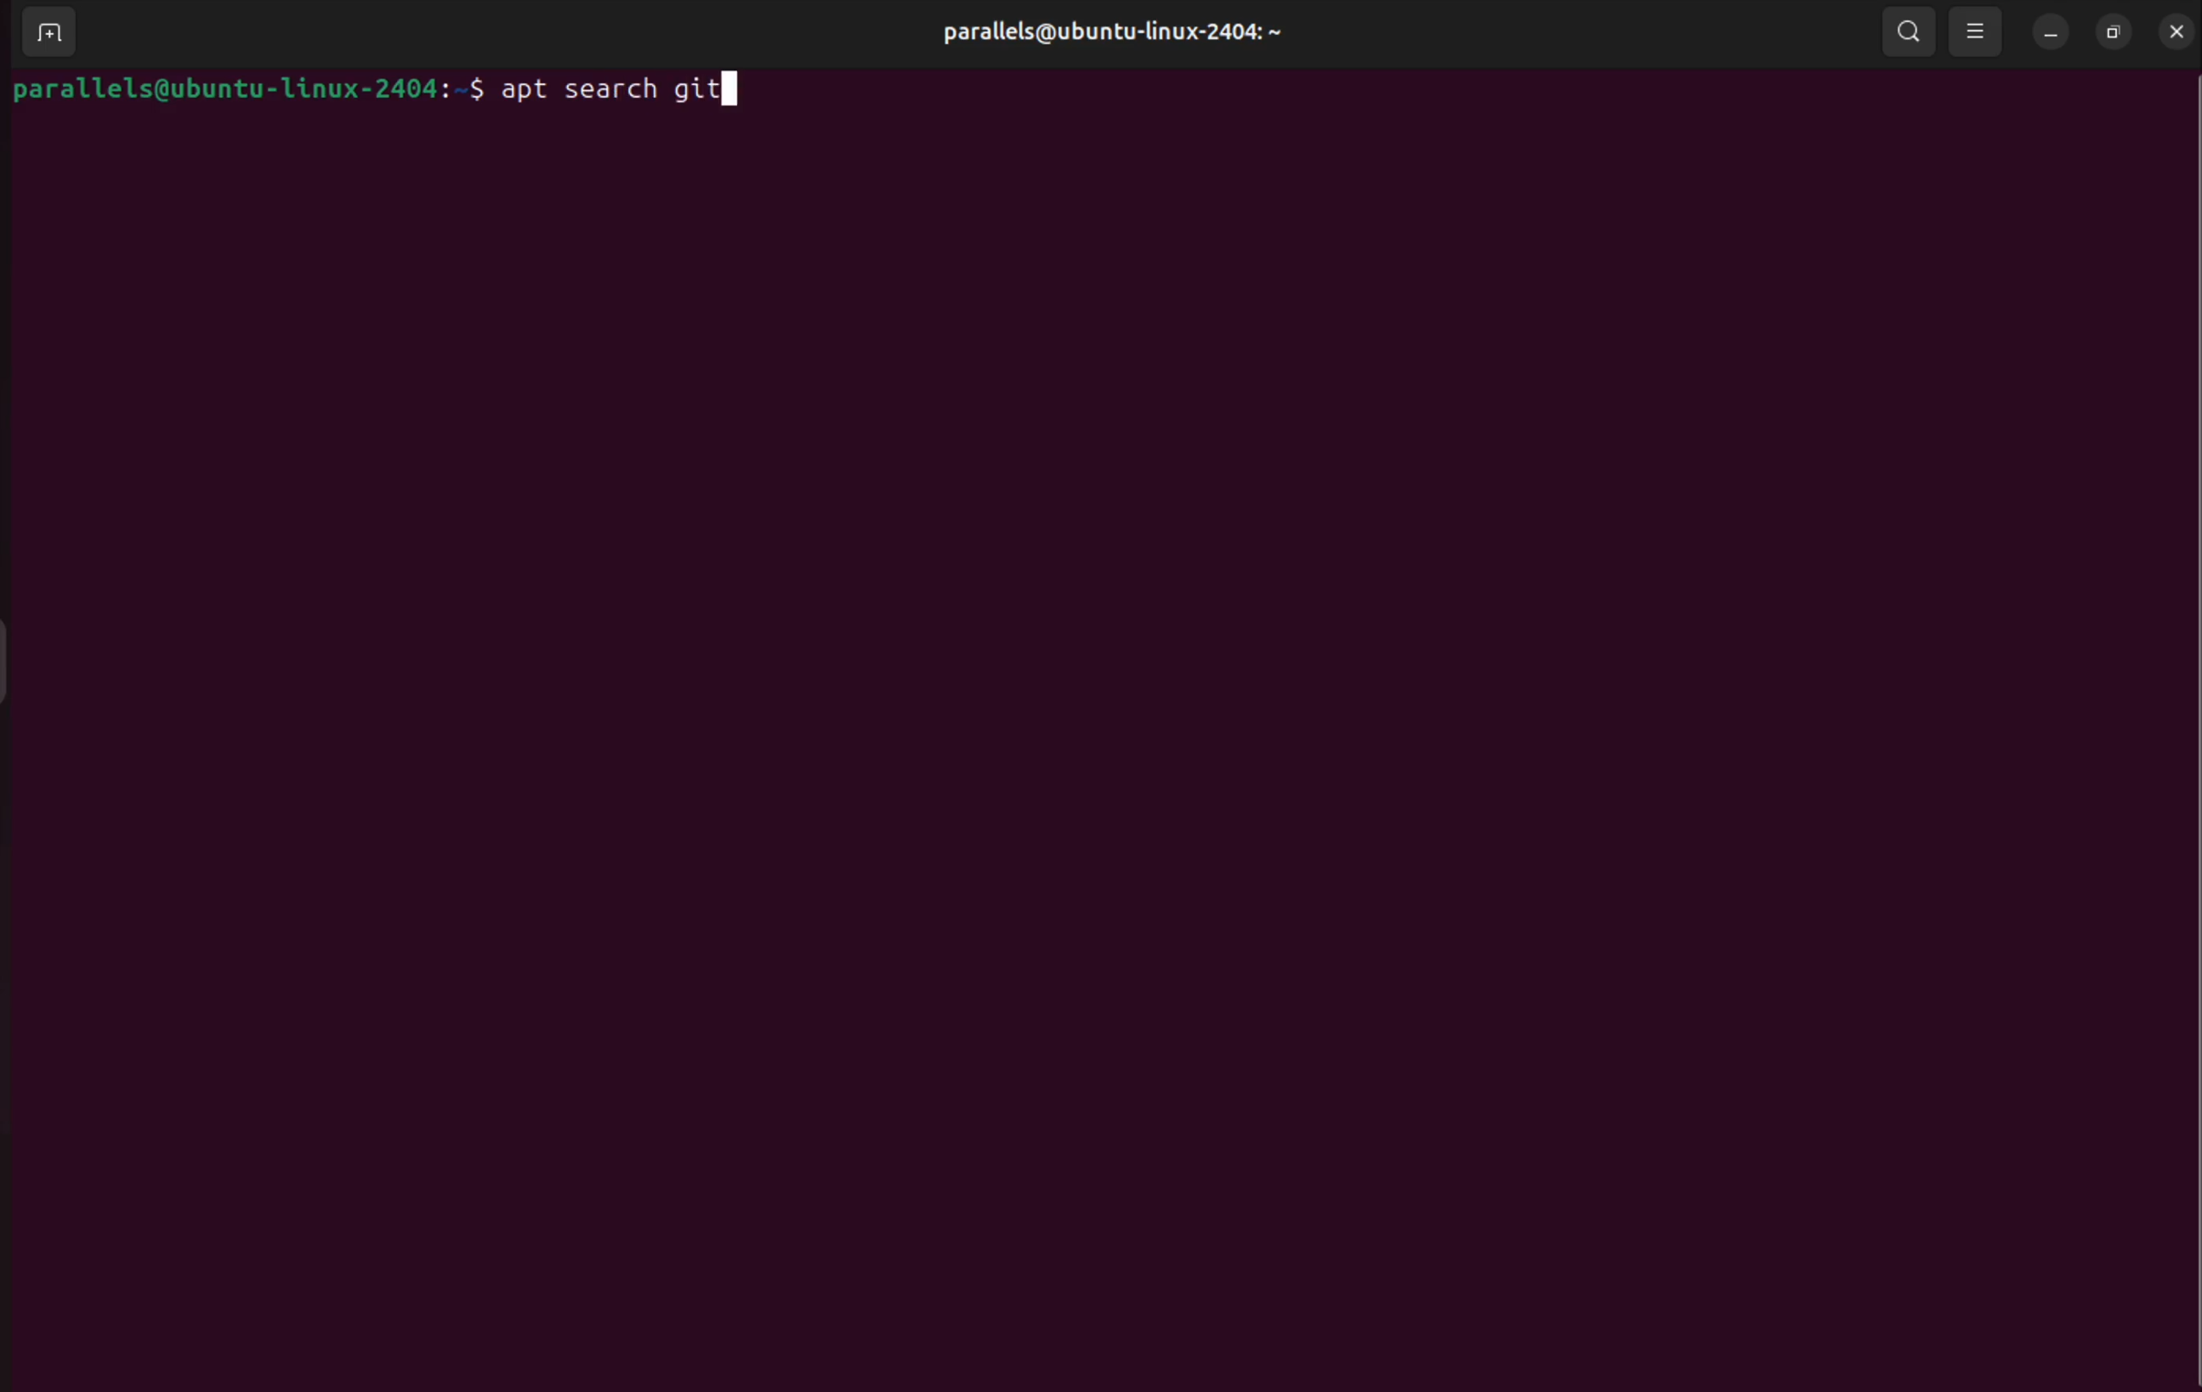  I want to click on apt search git, so click(629, 92).